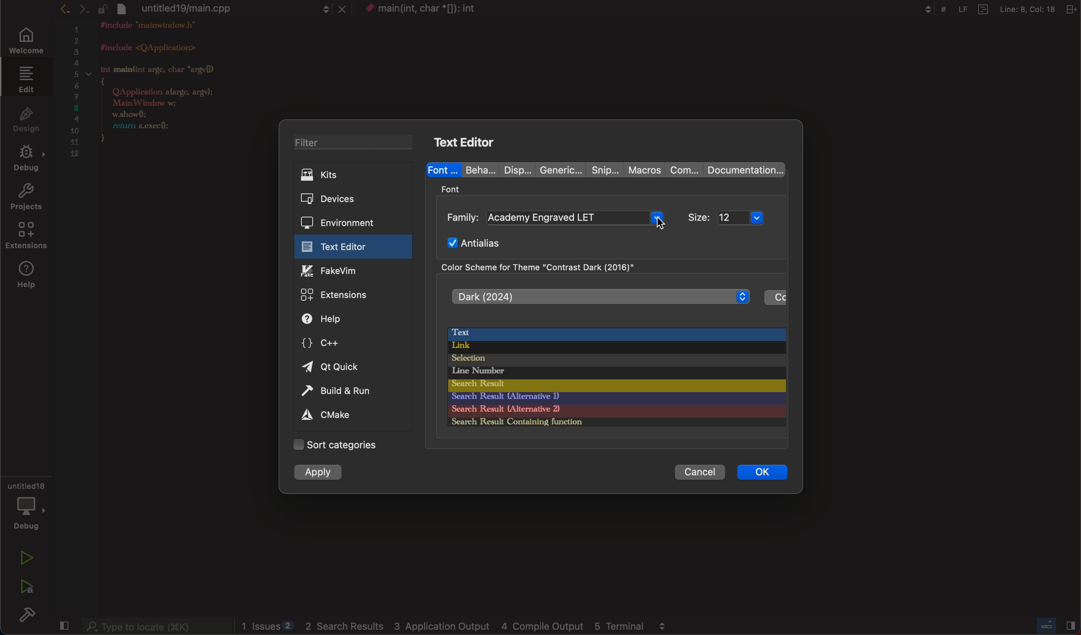 This screenshot has height=635, width=1081. I want to click on environment, so click(346, 222).